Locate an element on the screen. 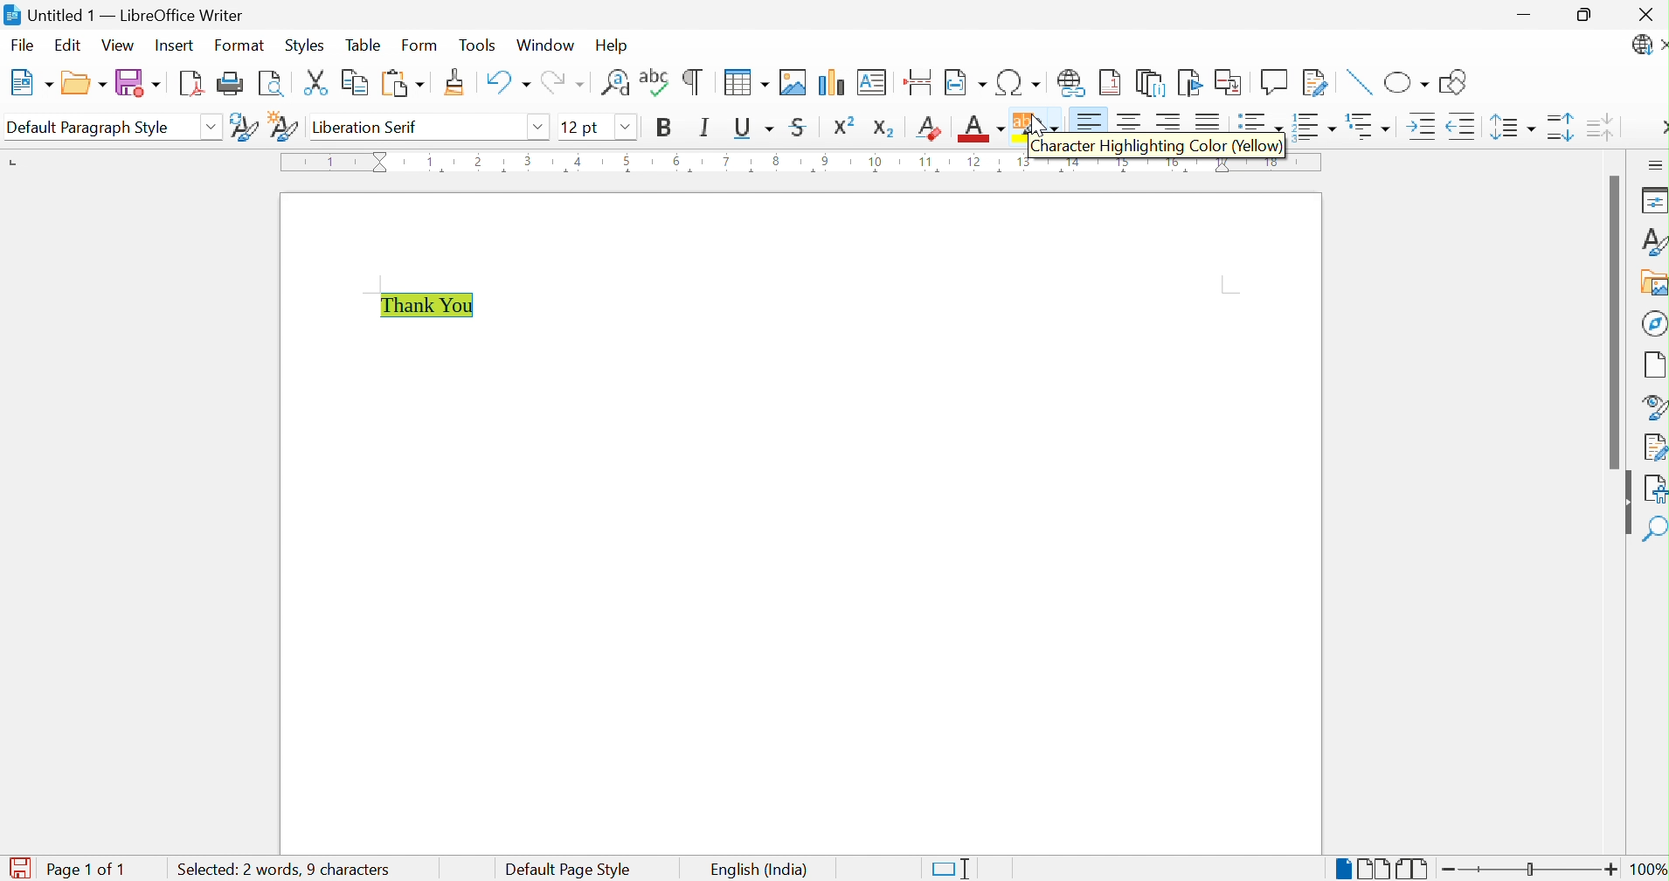  Insert Image is located at coordinates (791, 81).